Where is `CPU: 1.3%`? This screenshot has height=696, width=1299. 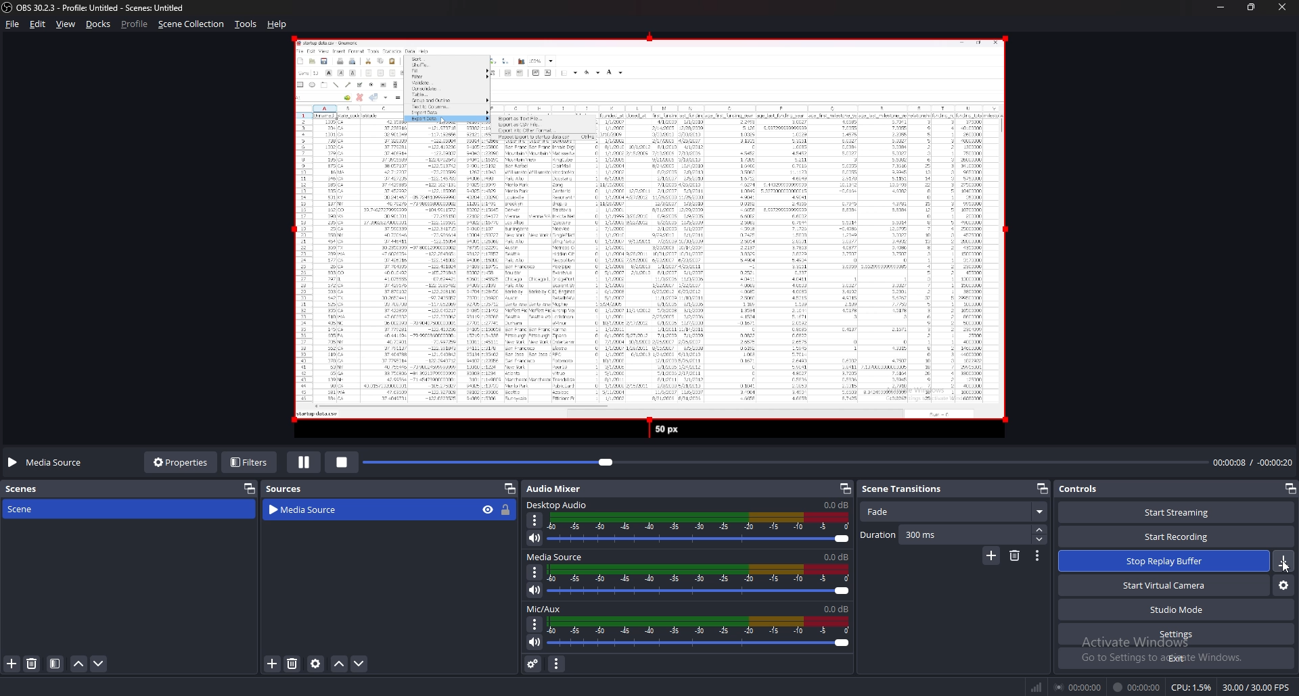
CPU: 1.3% is located at coordinates (1191, 687).